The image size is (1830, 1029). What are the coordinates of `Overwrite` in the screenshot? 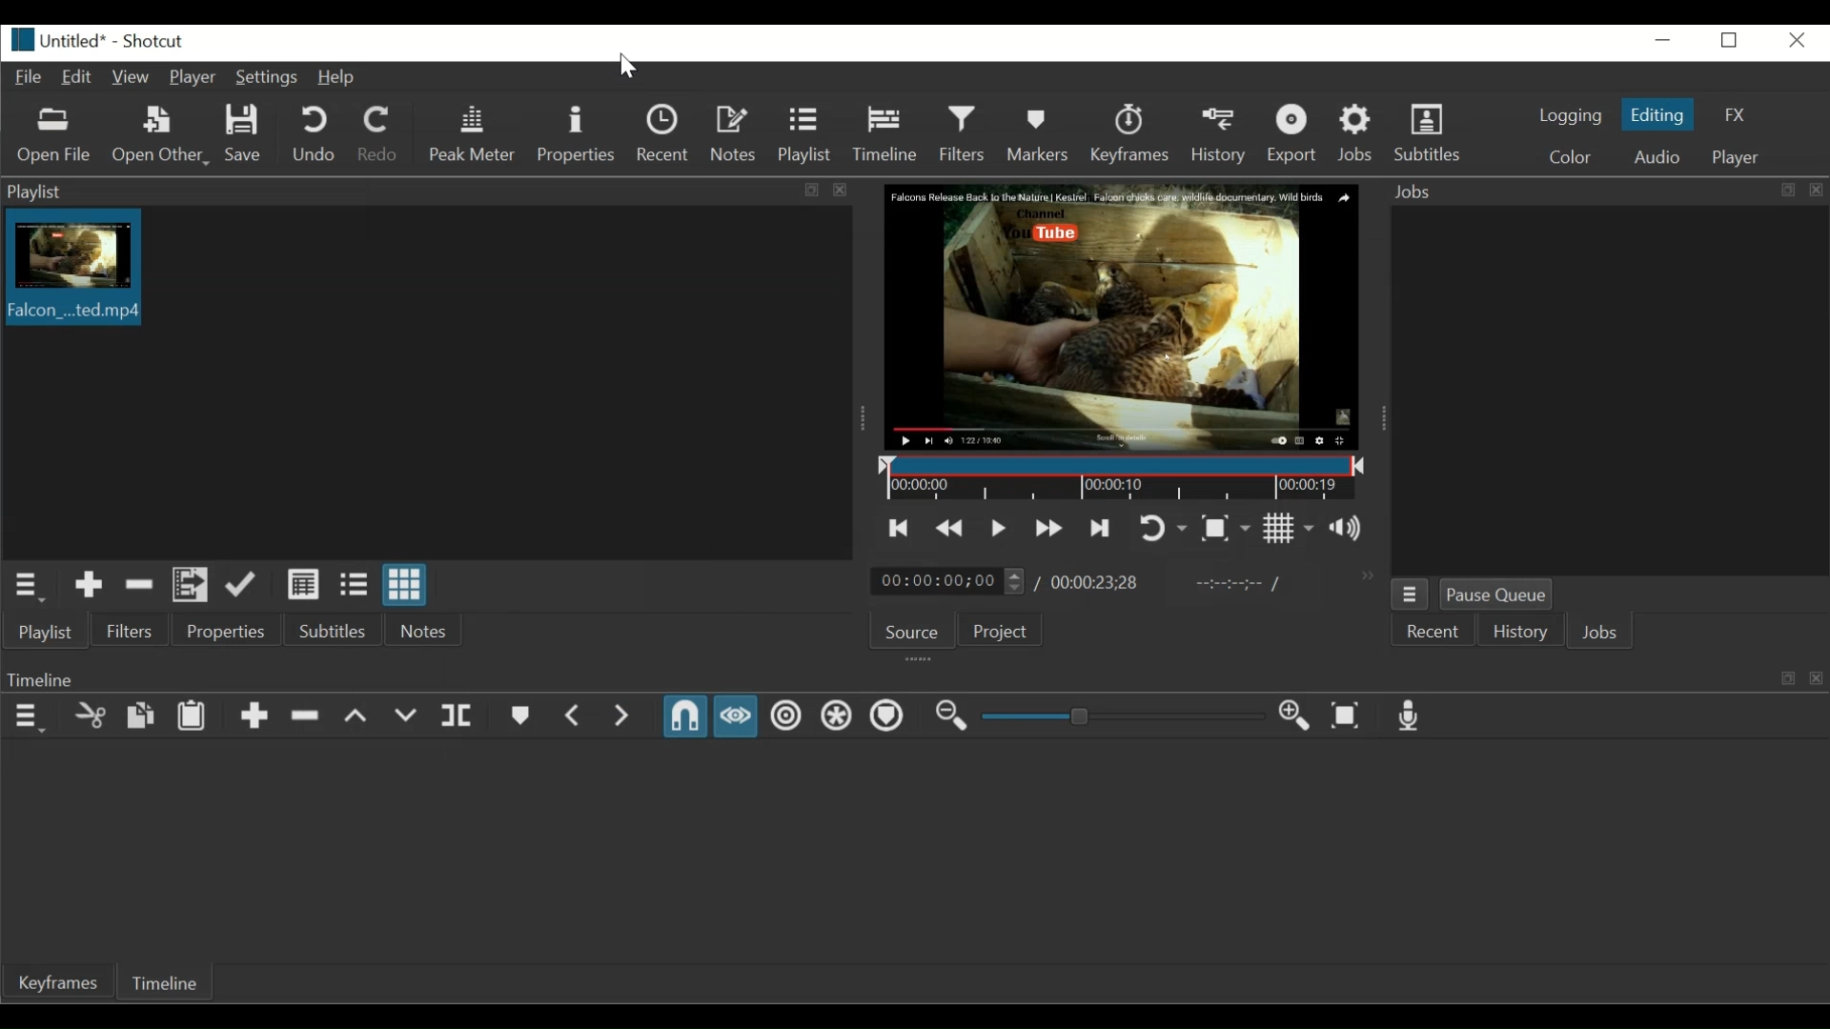 It's located at (407, 717).